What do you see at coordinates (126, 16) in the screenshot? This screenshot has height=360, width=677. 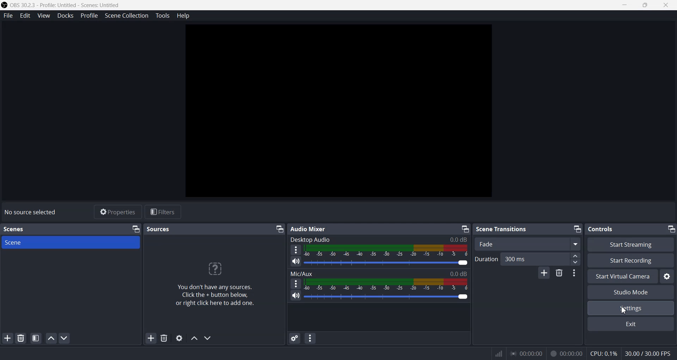 I see `Scene Collection` at bounding box center [126, 16].